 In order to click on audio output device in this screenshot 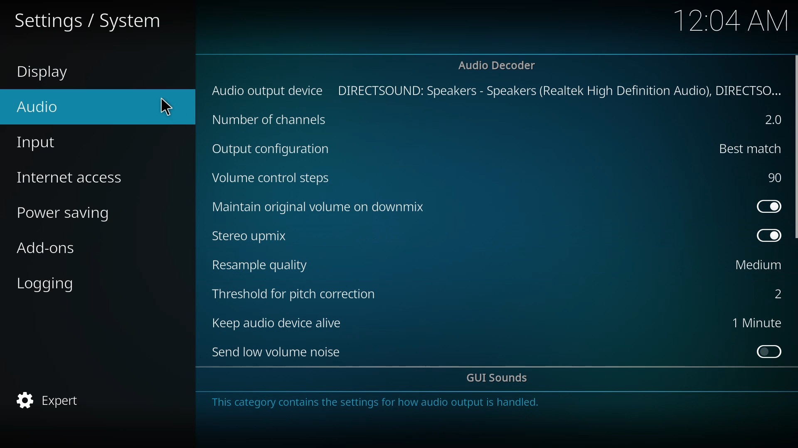, I will do `click(268, 90)`.